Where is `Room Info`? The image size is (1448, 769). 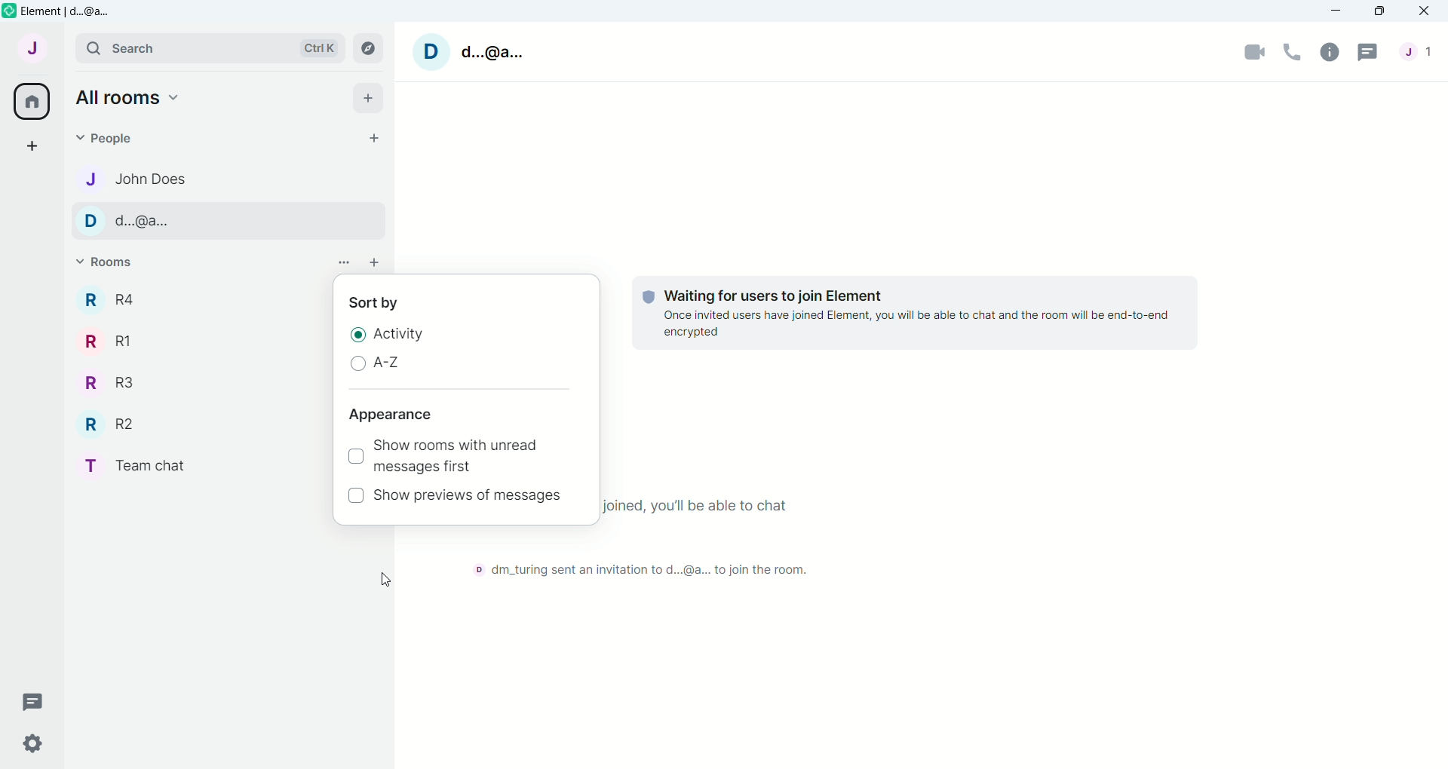
Room Info is located at coordinates (1329, 51).